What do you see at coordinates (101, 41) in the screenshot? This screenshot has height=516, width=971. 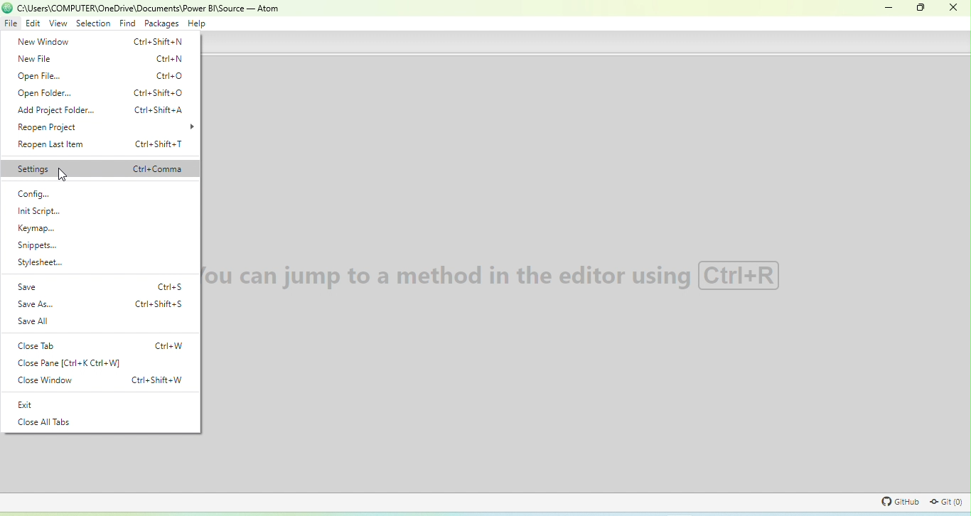 I see `new window` at bounding box center [101, 41].